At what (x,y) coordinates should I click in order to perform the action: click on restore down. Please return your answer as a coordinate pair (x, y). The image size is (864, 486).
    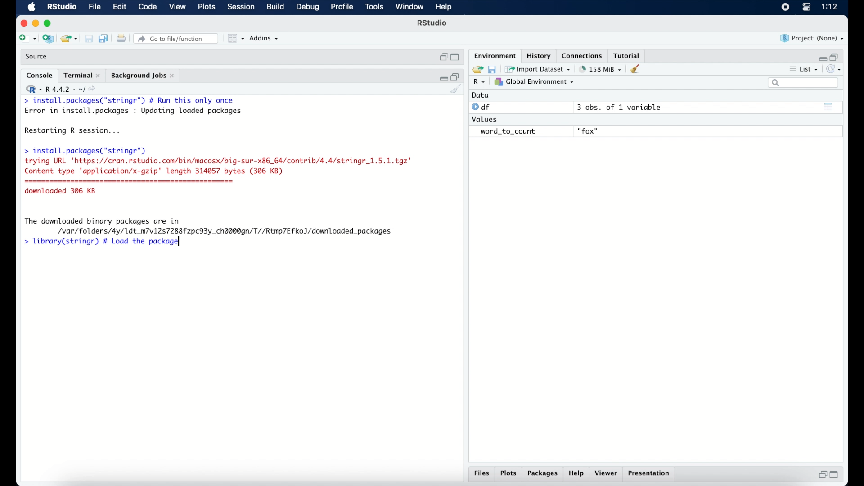
    Looking at the image, I should click on (456, 76).